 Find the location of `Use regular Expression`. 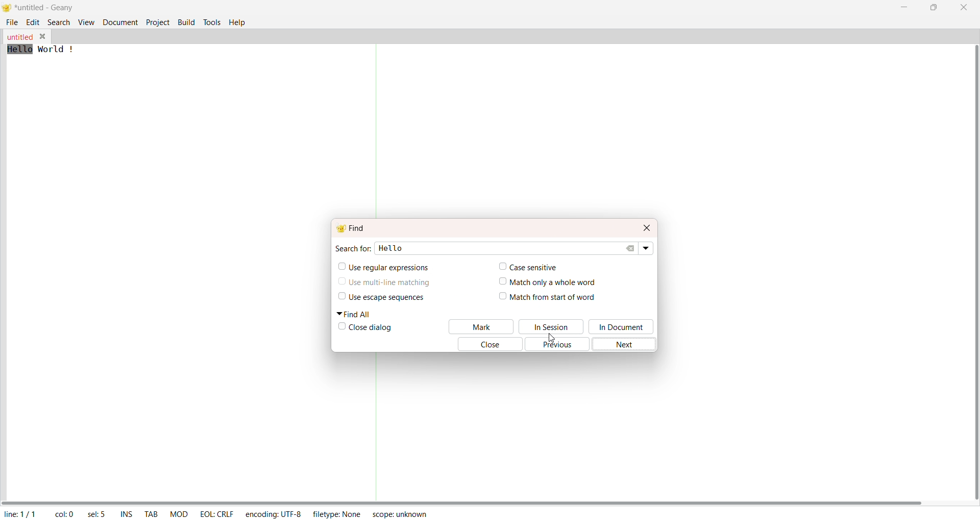

Use regular Expression is located at coordinates (389, 268).